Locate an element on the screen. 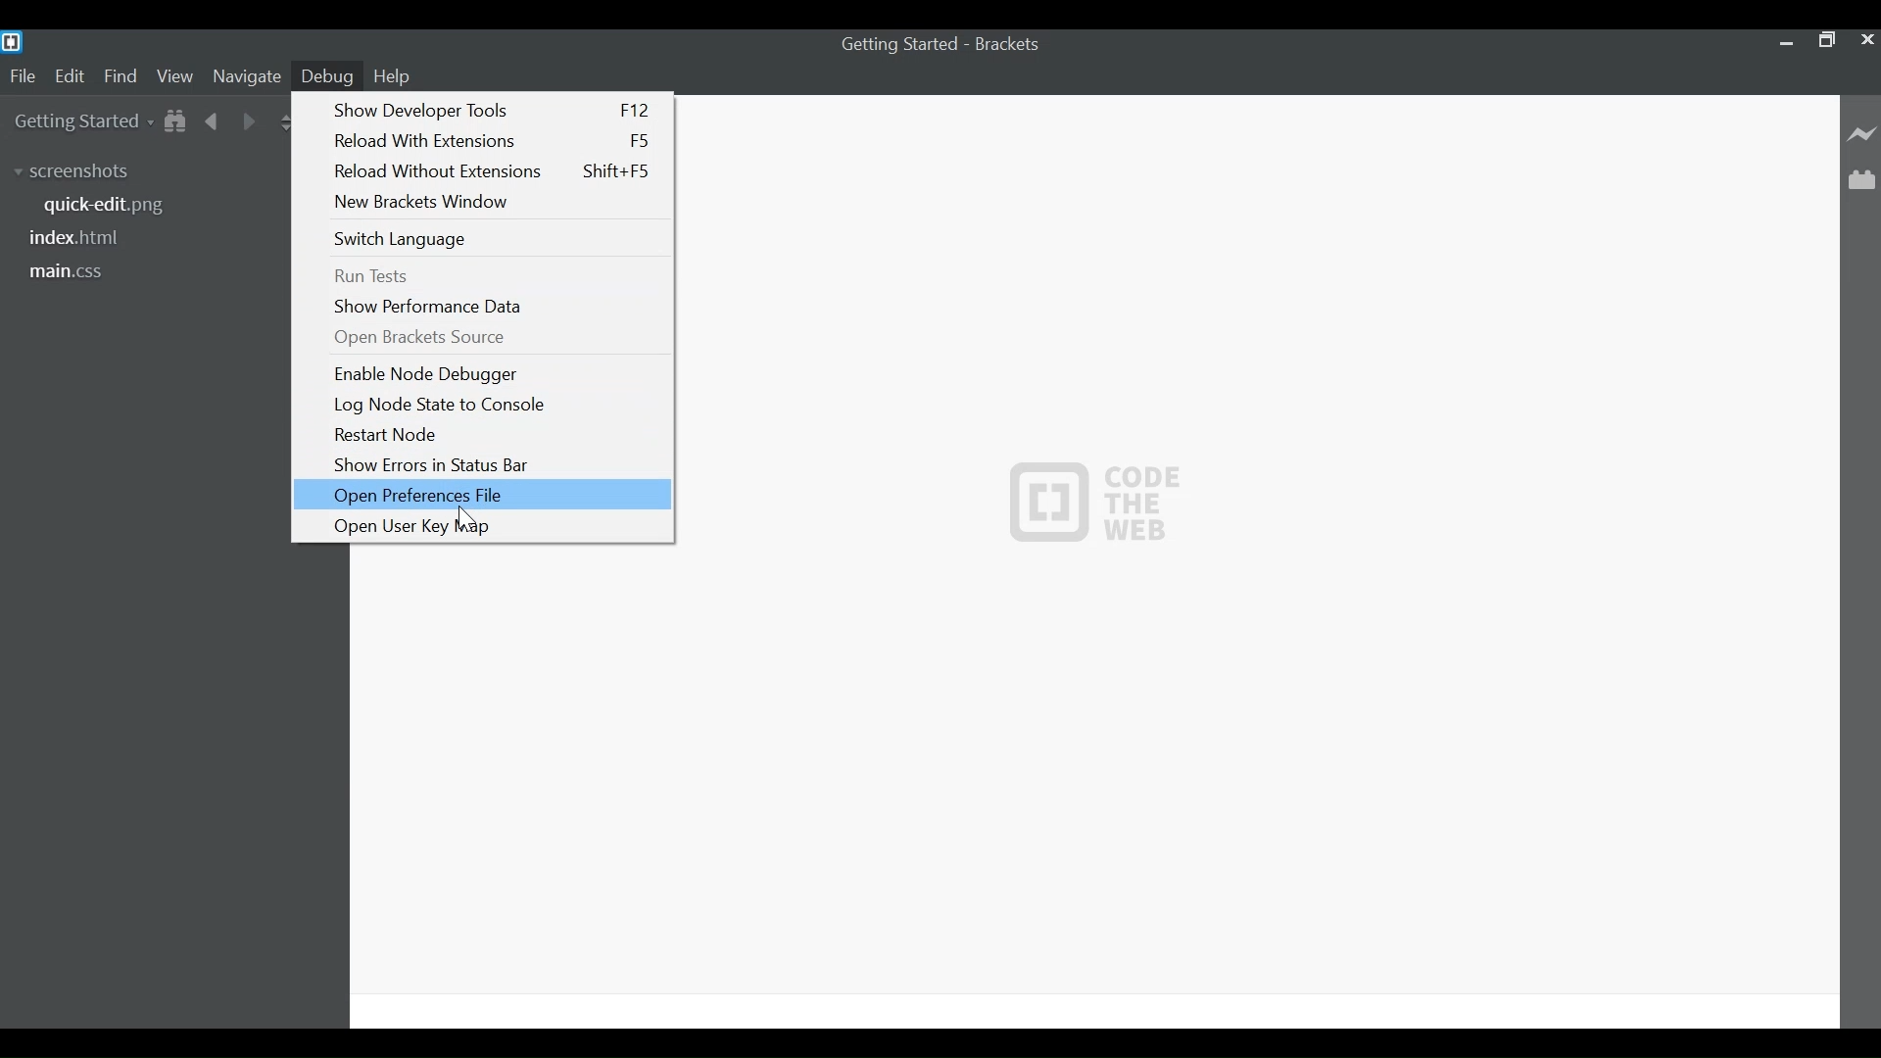 The width and height of the screenshot is (1881, 1058). Live Preview is located at coordinates (1859, 132).